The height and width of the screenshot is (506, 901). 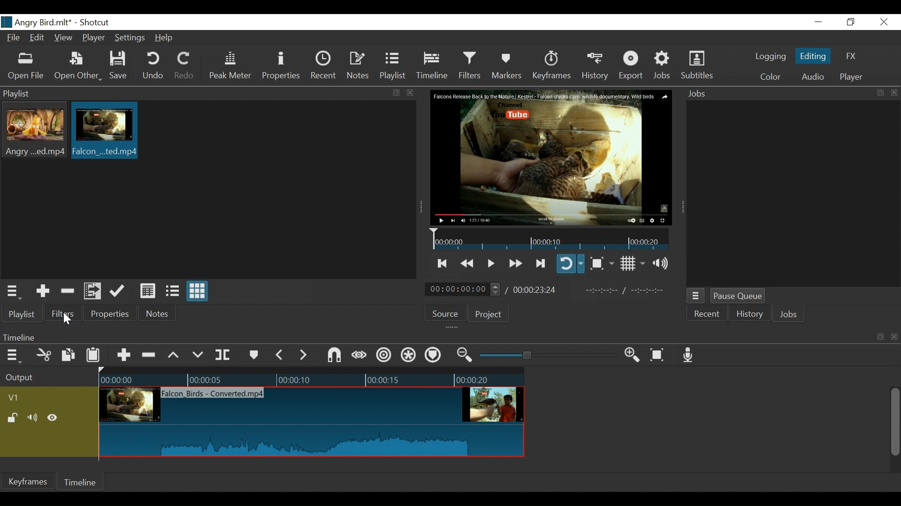 What do you see at coordinates (851, 77) in the screenshot?
I see `Player` at bounding box center [851, 77].